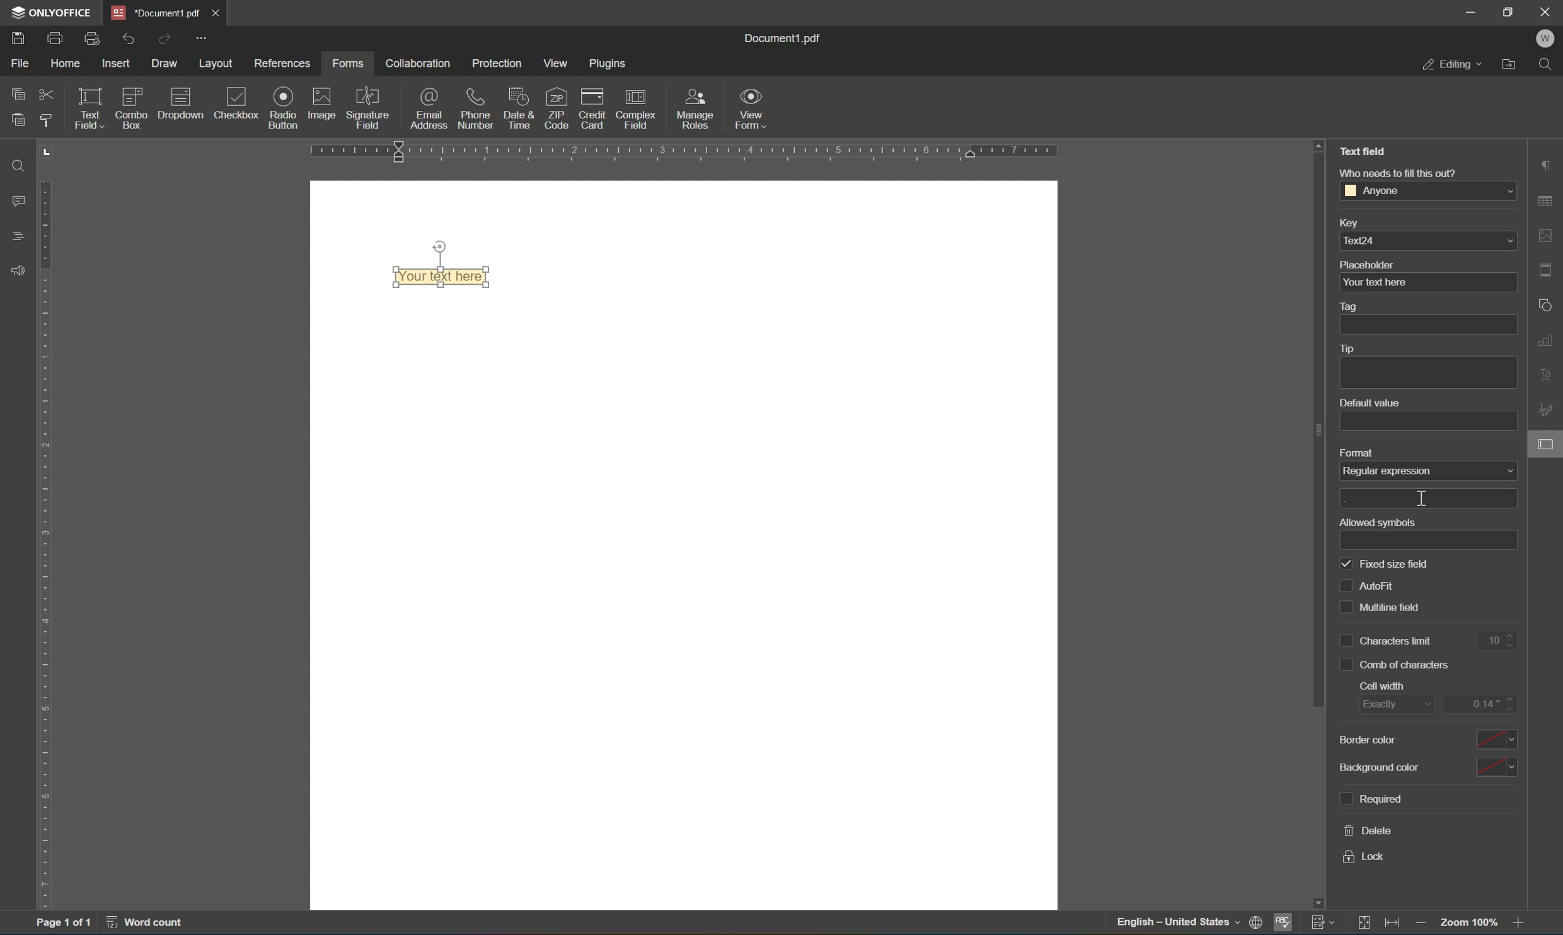 This screenshot has height=935, width=1563. Describe the element at coordinates (1451, 63) in the screenshot. I see `editing` at that location.